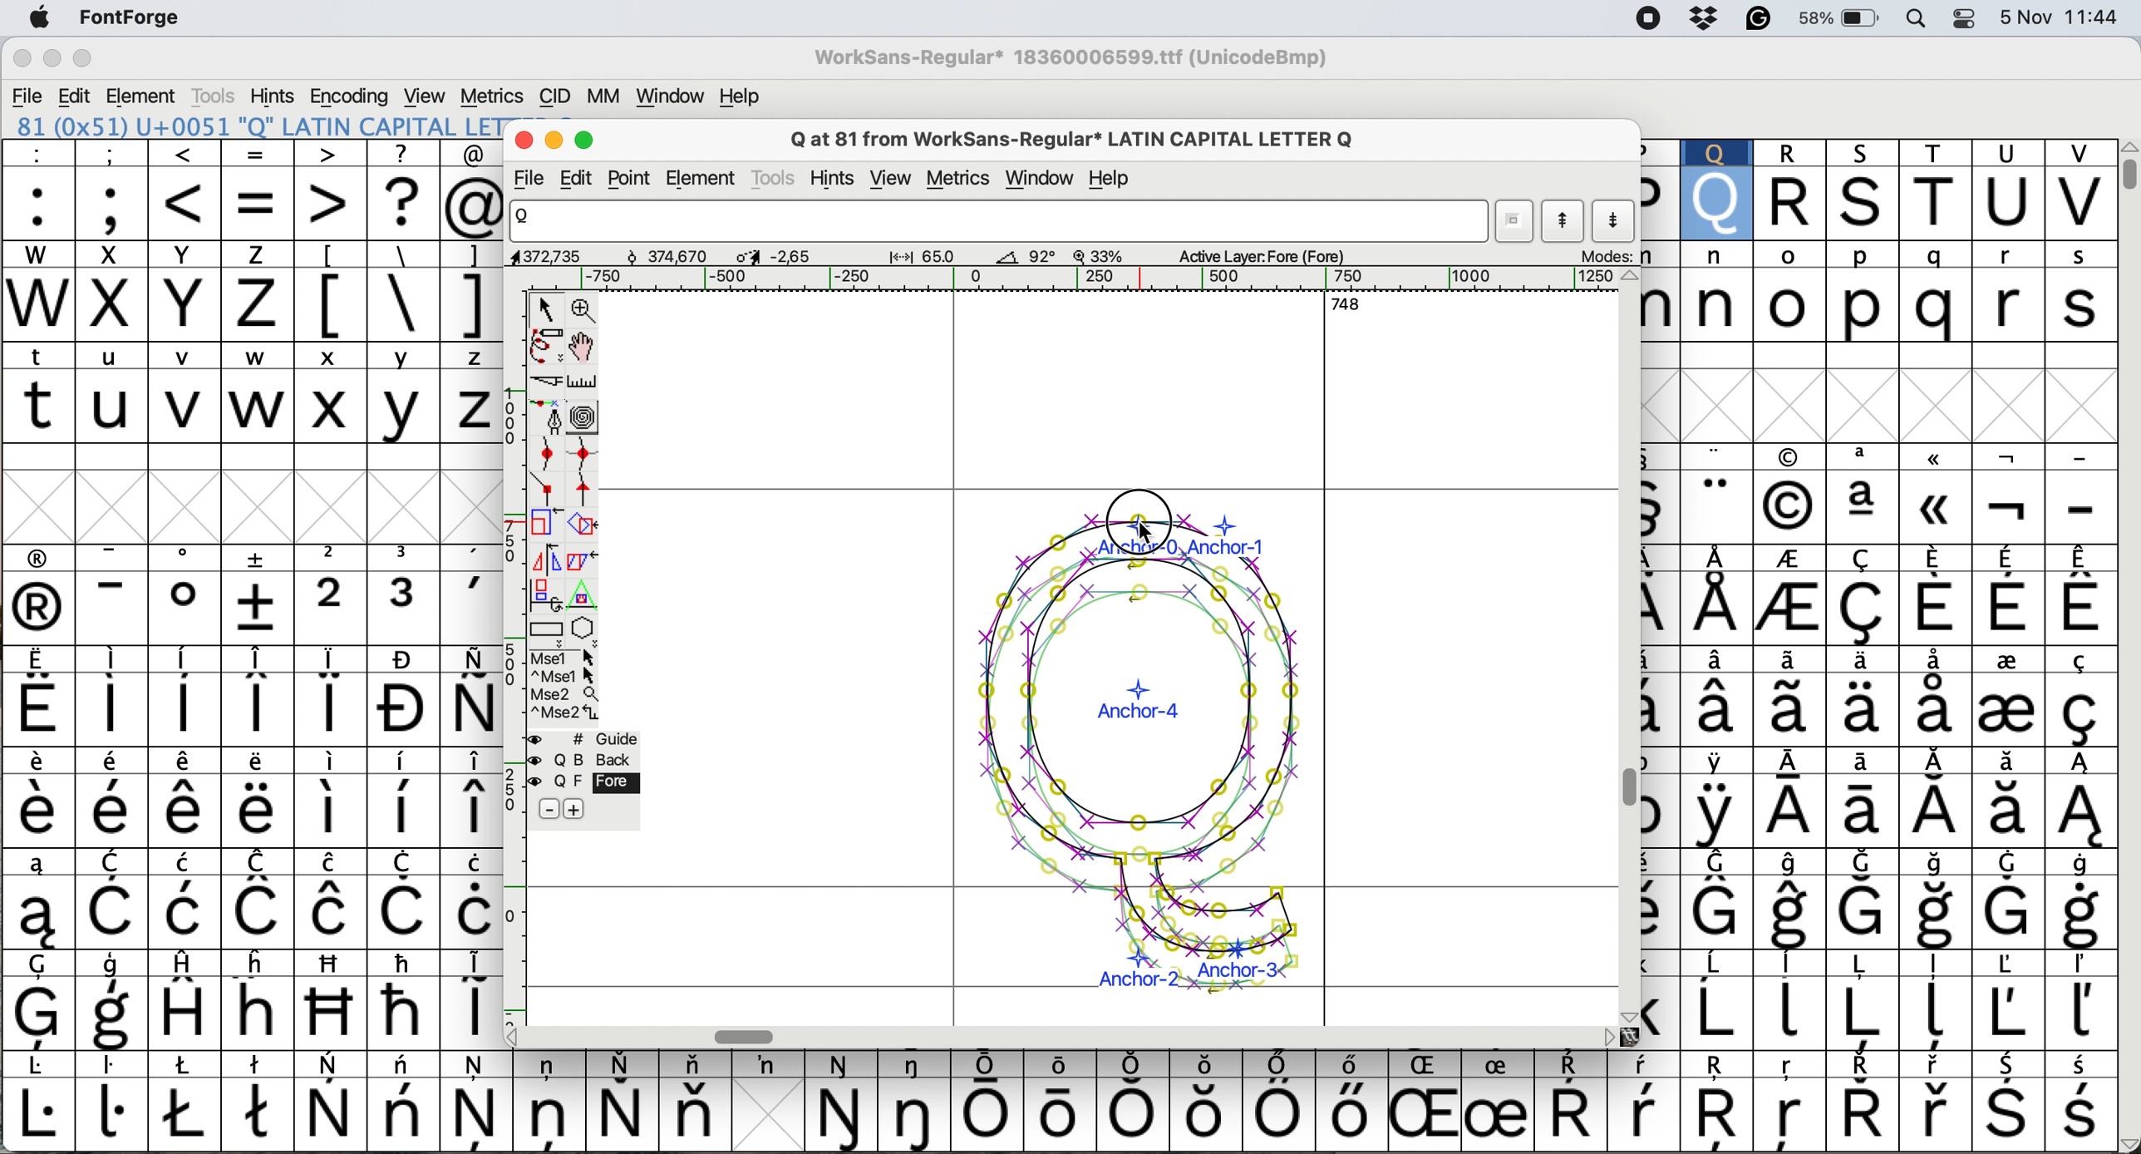  I want to click on maximise, so click(587, 141).